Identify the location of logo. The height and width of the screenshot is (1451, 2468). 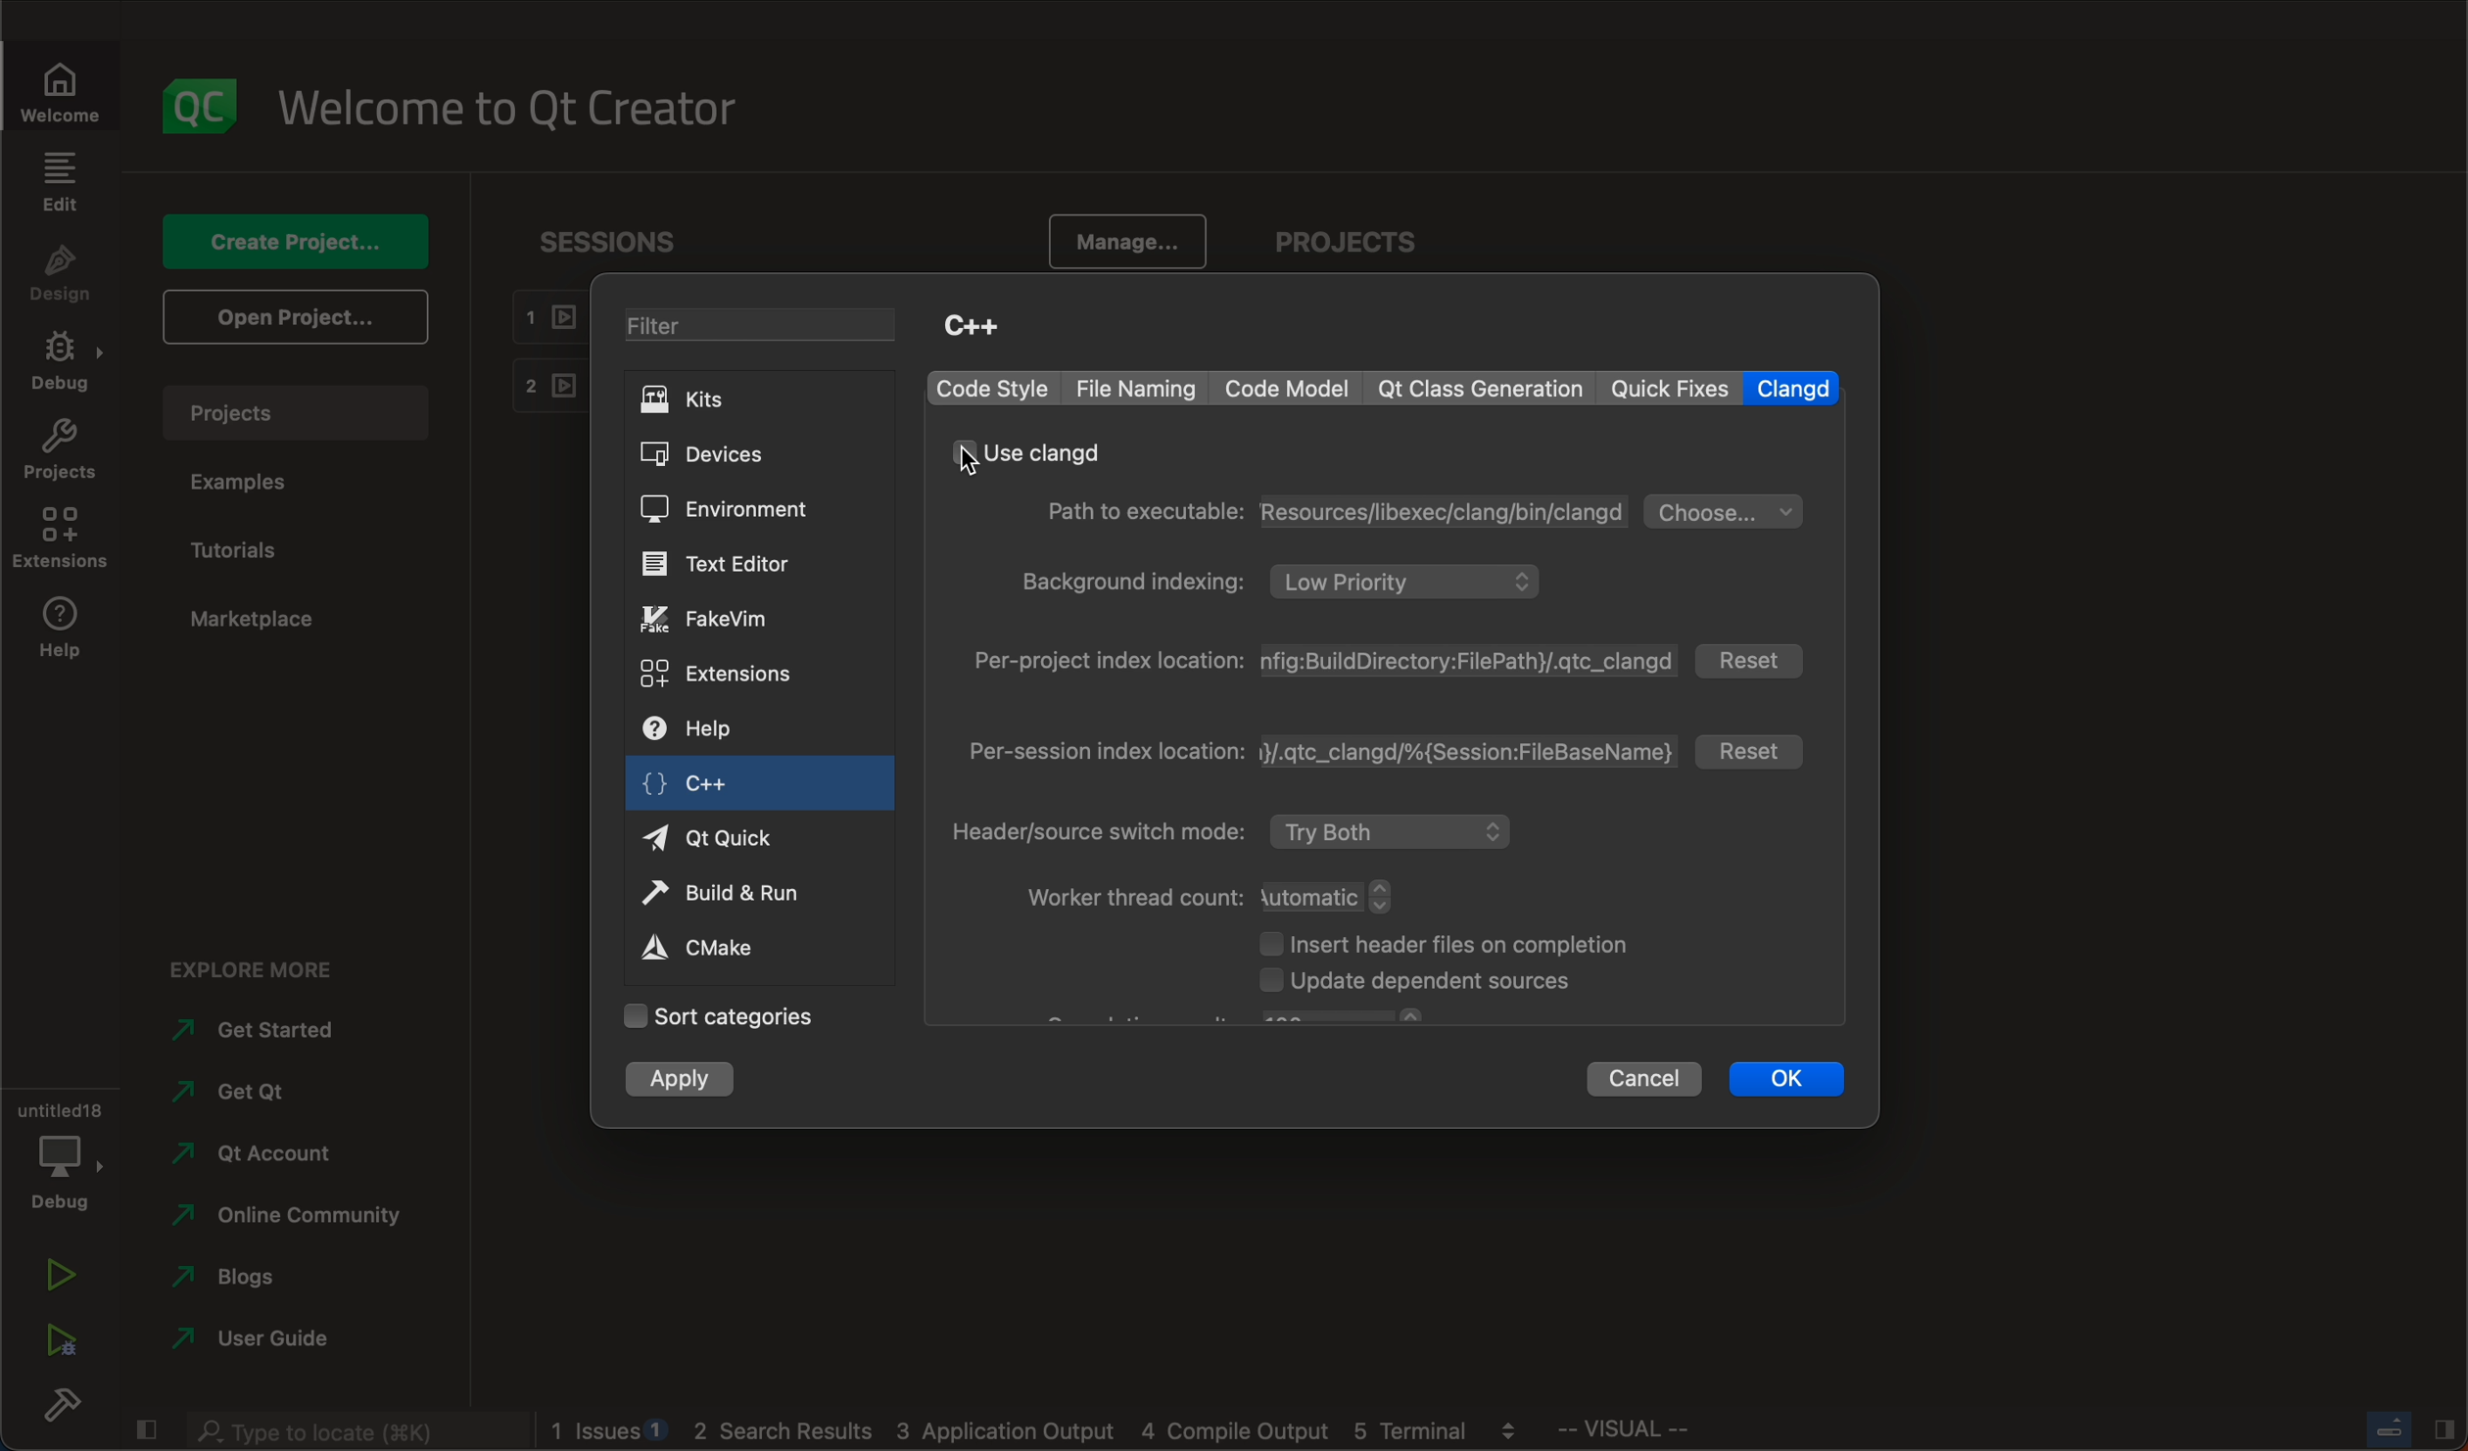
(195, 100).